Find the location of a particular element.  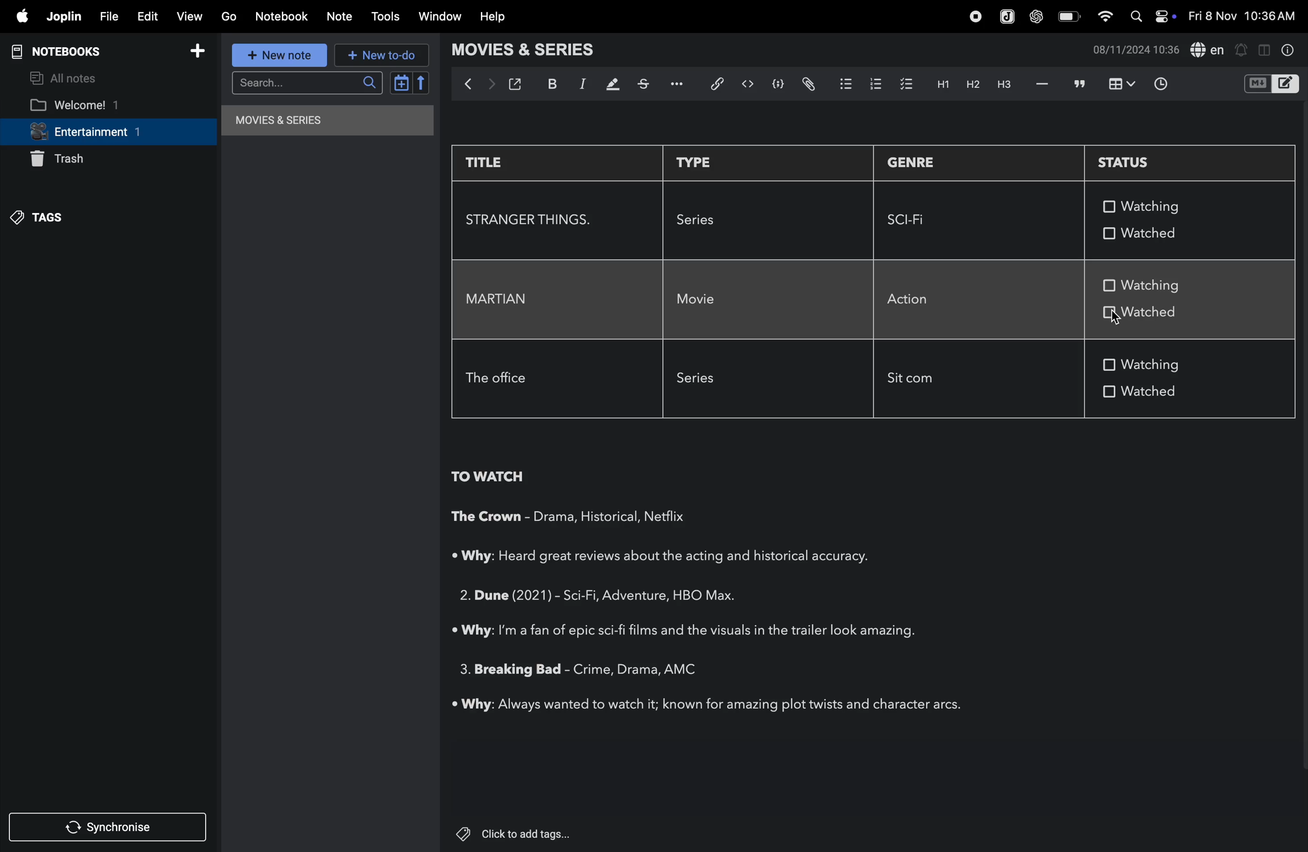

movies and series is located at coordinates (318, 123).